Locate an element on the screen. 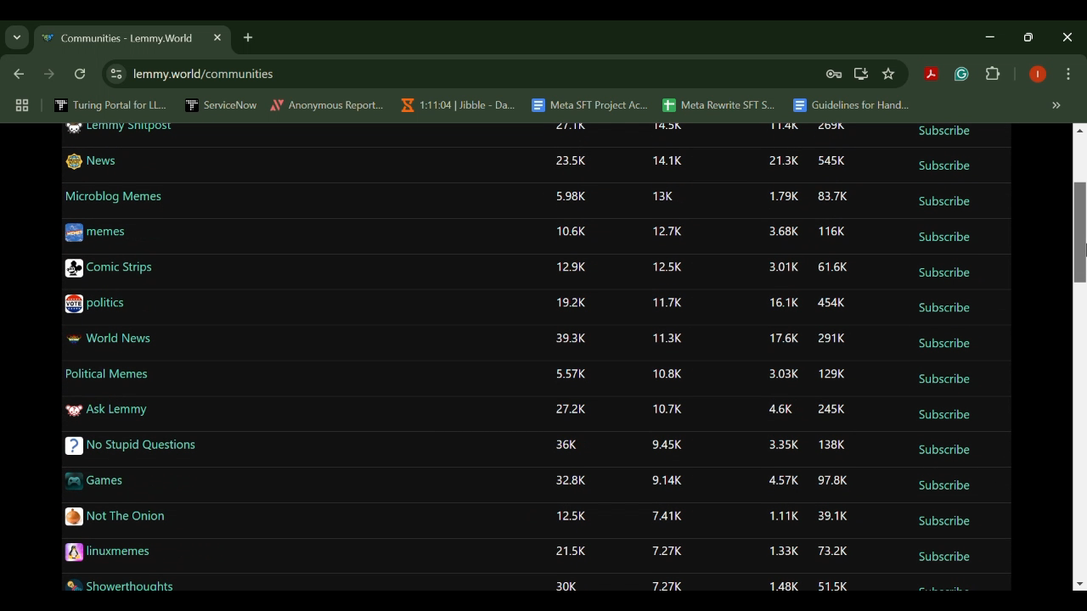  14.1K is located at coordinates (668, 162).